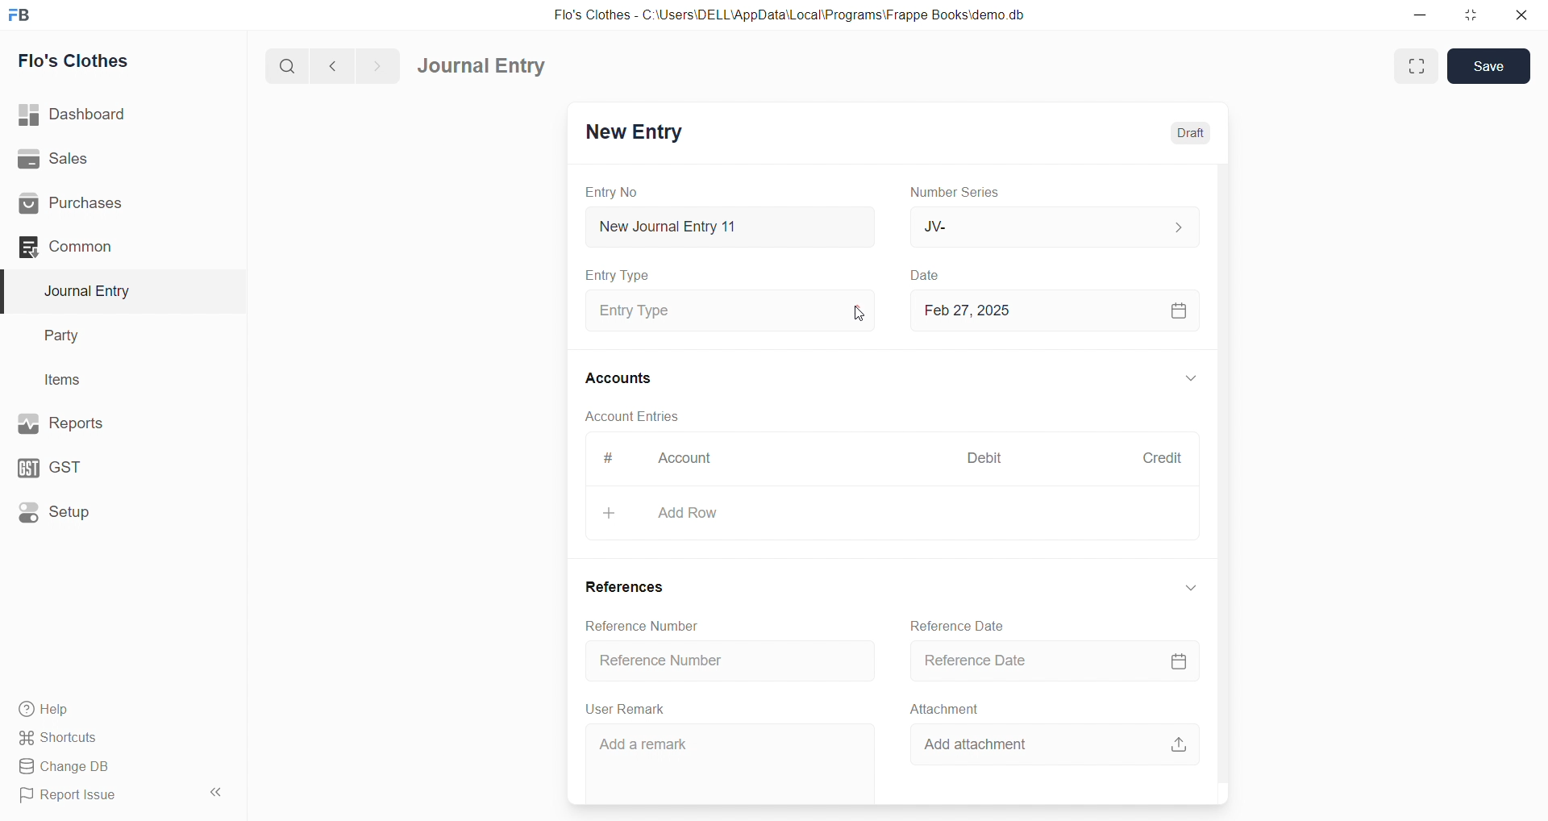  Describe the element at coordinates (1221, 483) in the screenshot. I see `VERTICAL SCROLL BAR` at that location.